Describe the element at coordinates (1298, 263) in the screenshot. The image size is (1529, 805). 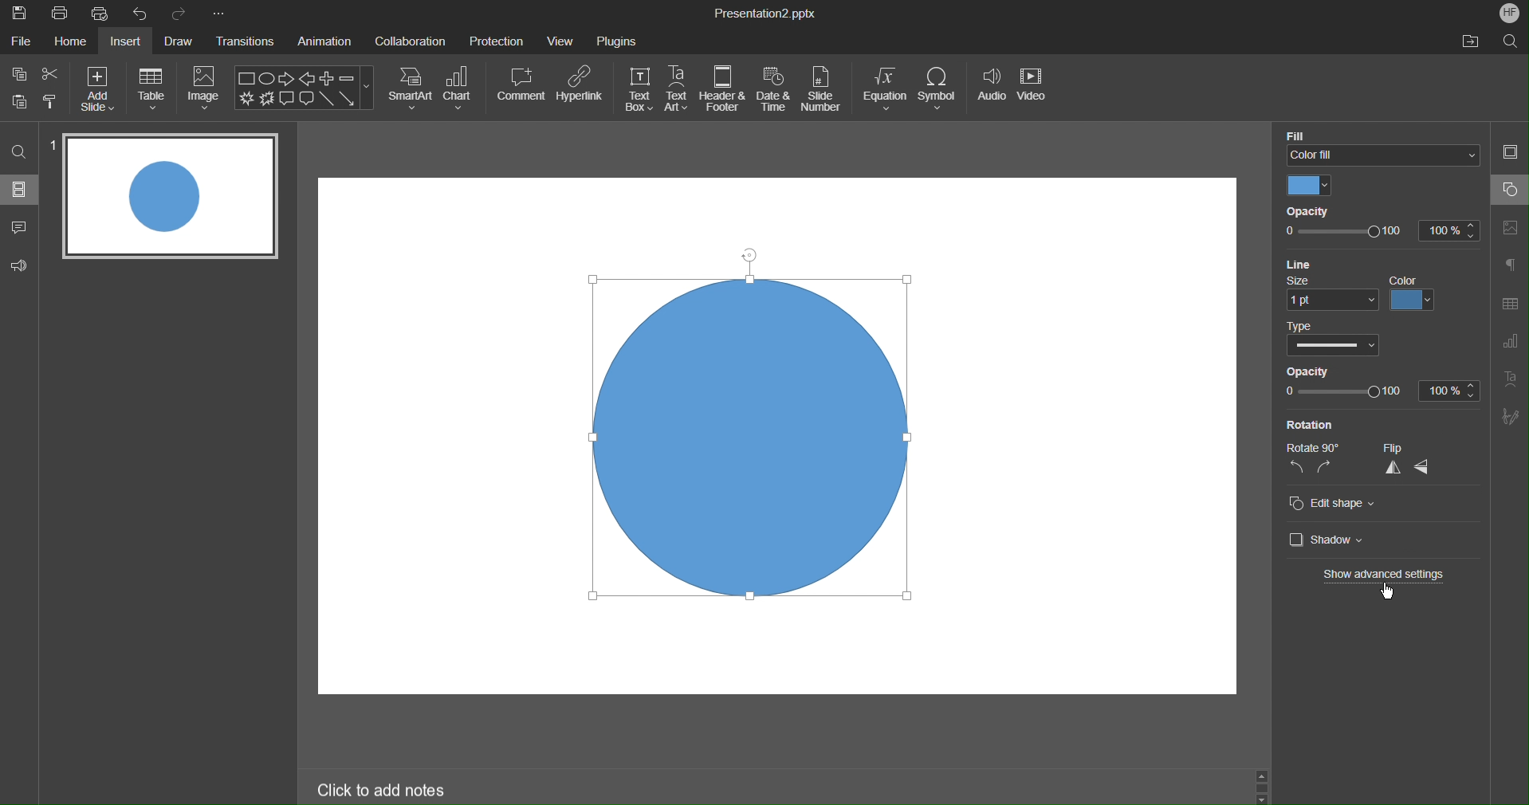
I see `Line` at that location.